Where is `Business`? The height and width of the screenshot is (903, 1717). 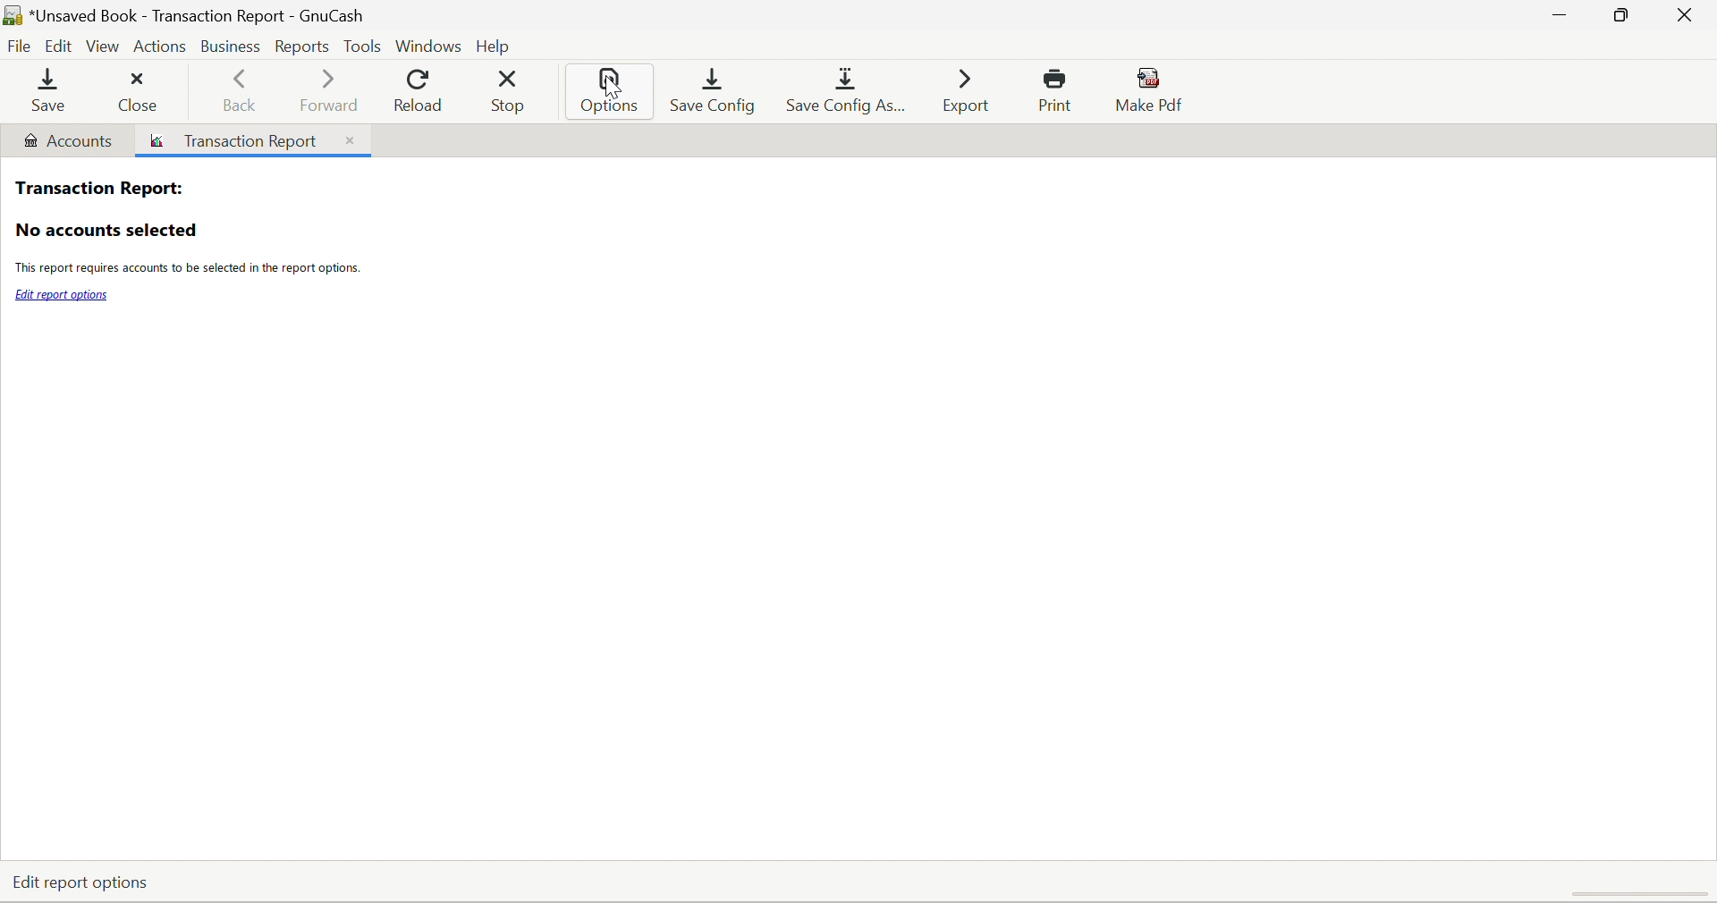
Business is located at coordinates (228, 45).